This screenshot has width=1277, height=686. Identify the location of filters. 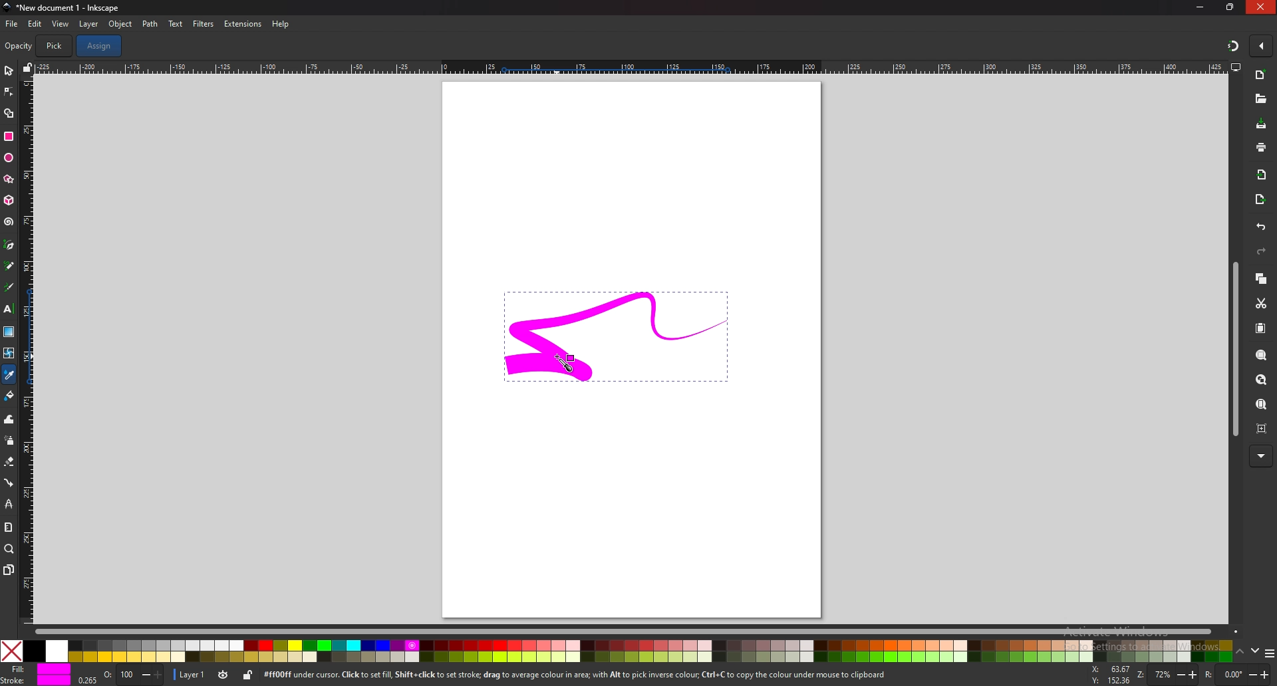
(203, 24).